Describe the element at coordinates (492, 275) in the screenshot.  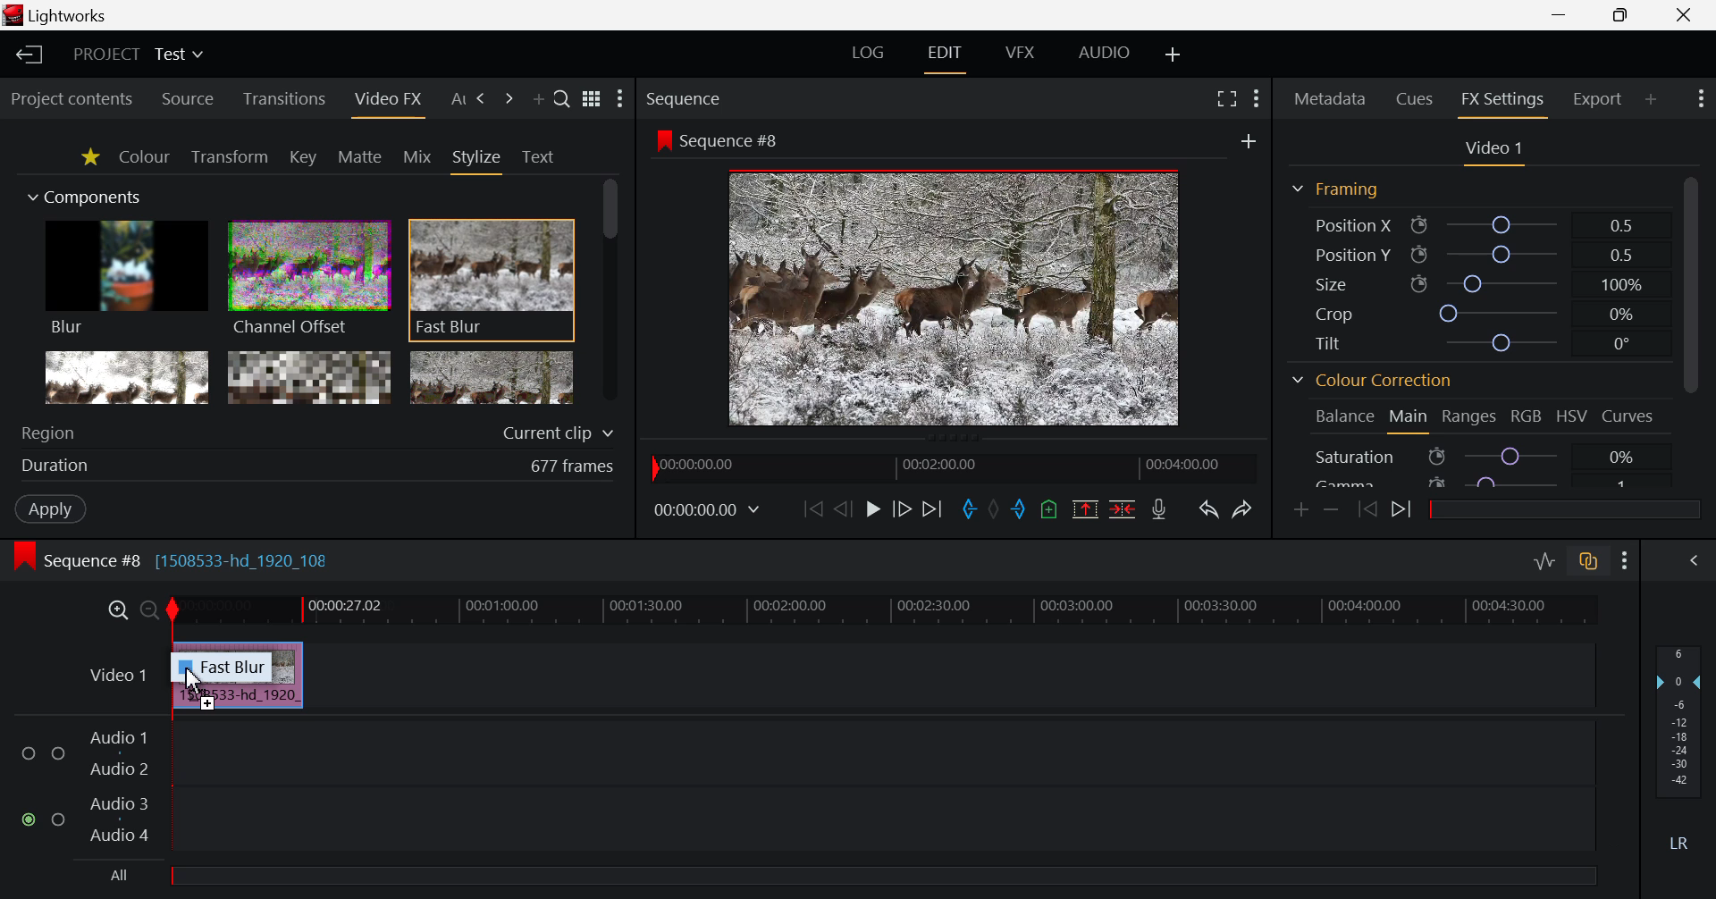
I see `Fast Blur` at that location.